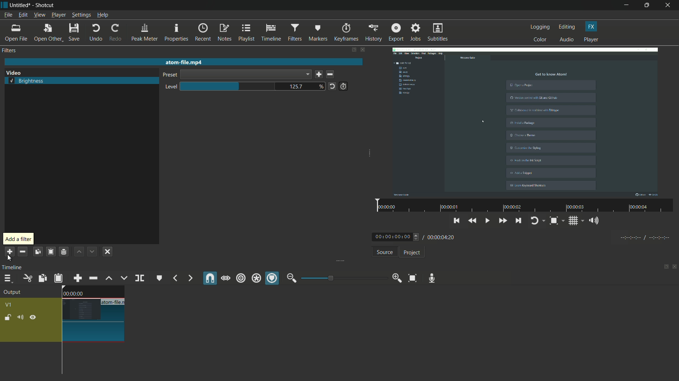  I want to click on add filter, so click(9, 252).